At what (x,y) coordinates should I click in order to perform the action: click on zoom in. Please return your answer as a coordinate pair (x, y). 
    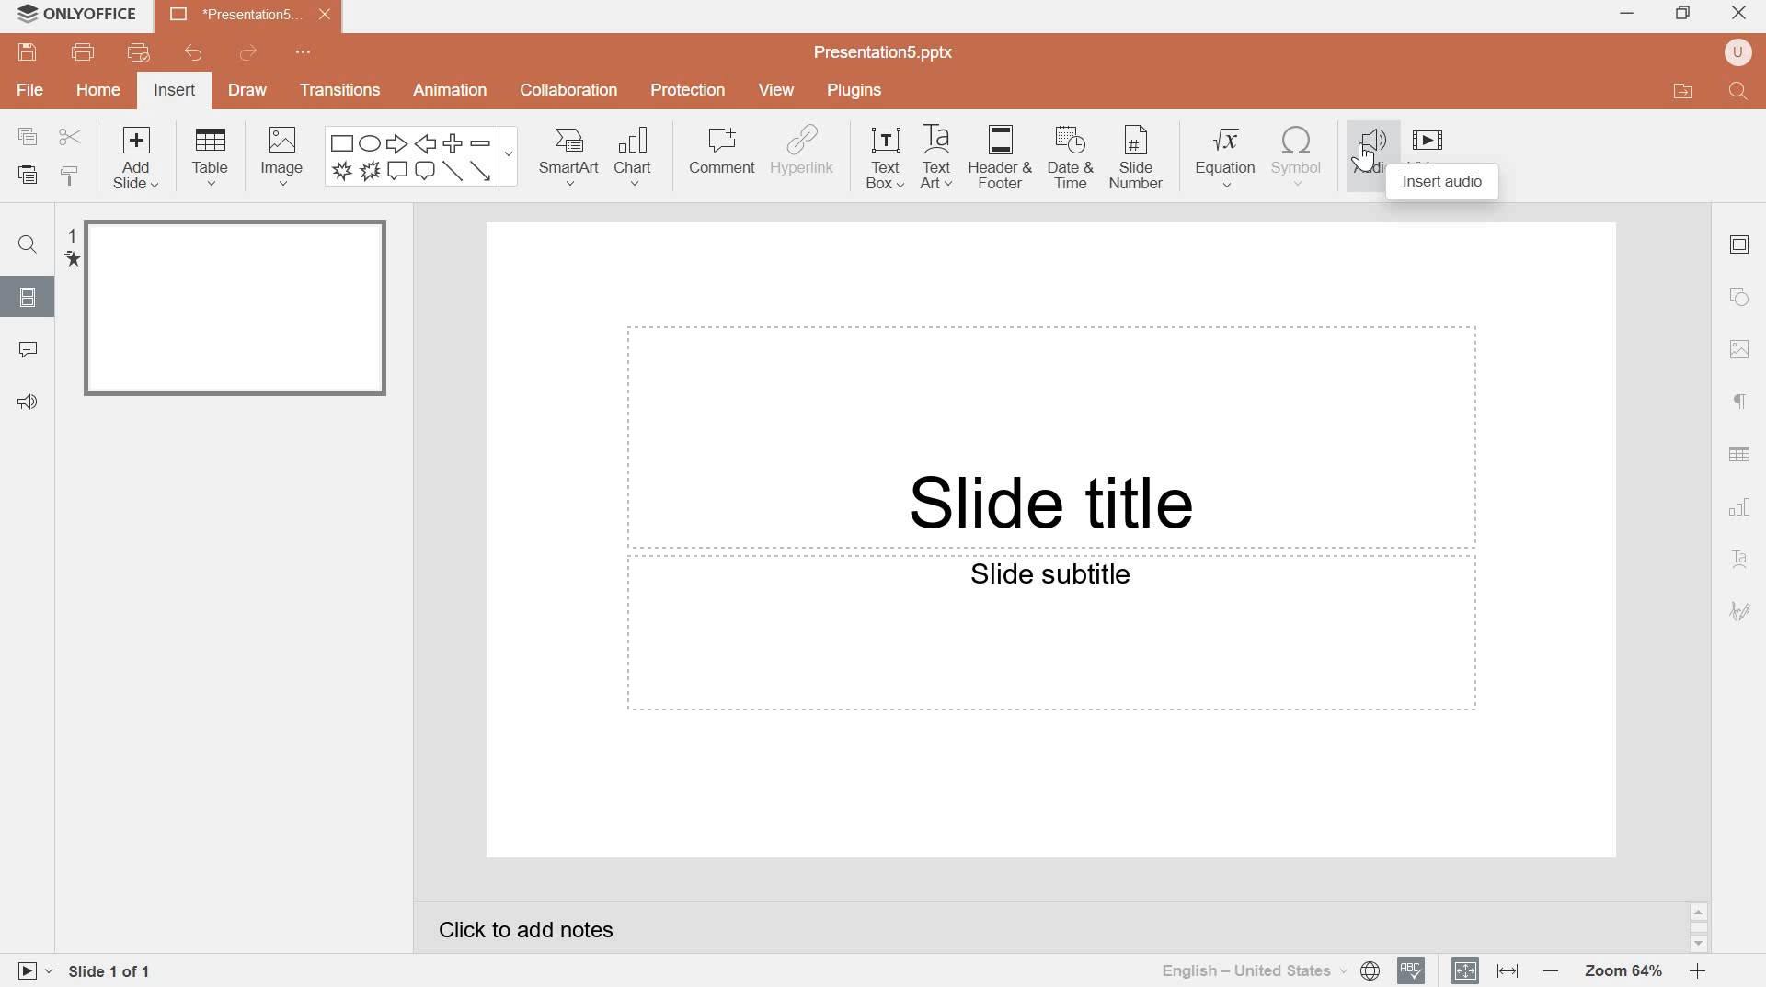
    Looking at the image, I should click on (1697, 970).